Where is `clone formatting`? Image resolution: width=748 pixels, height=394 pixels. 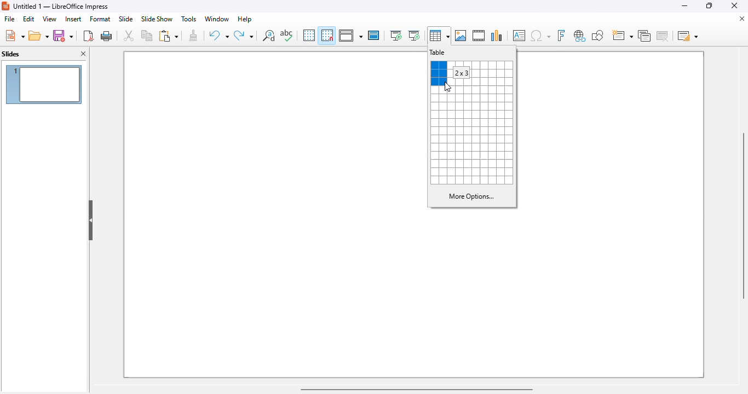 clone formatting is located at coordinates (193, 35).